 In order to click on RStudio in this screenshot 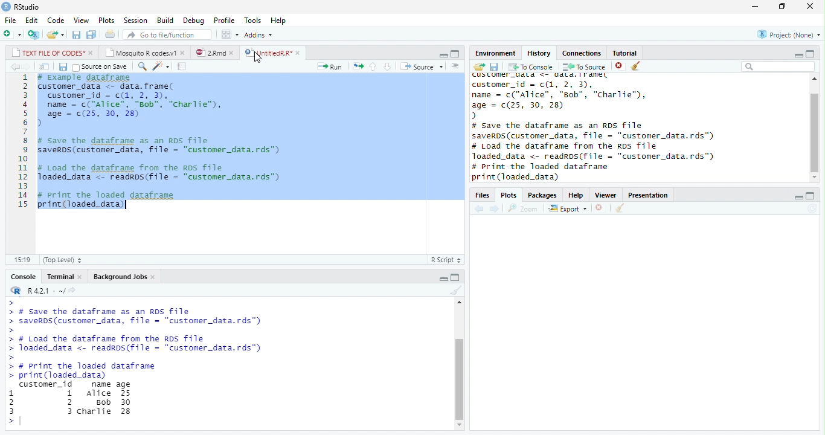, I will do `click(28, 7)`.